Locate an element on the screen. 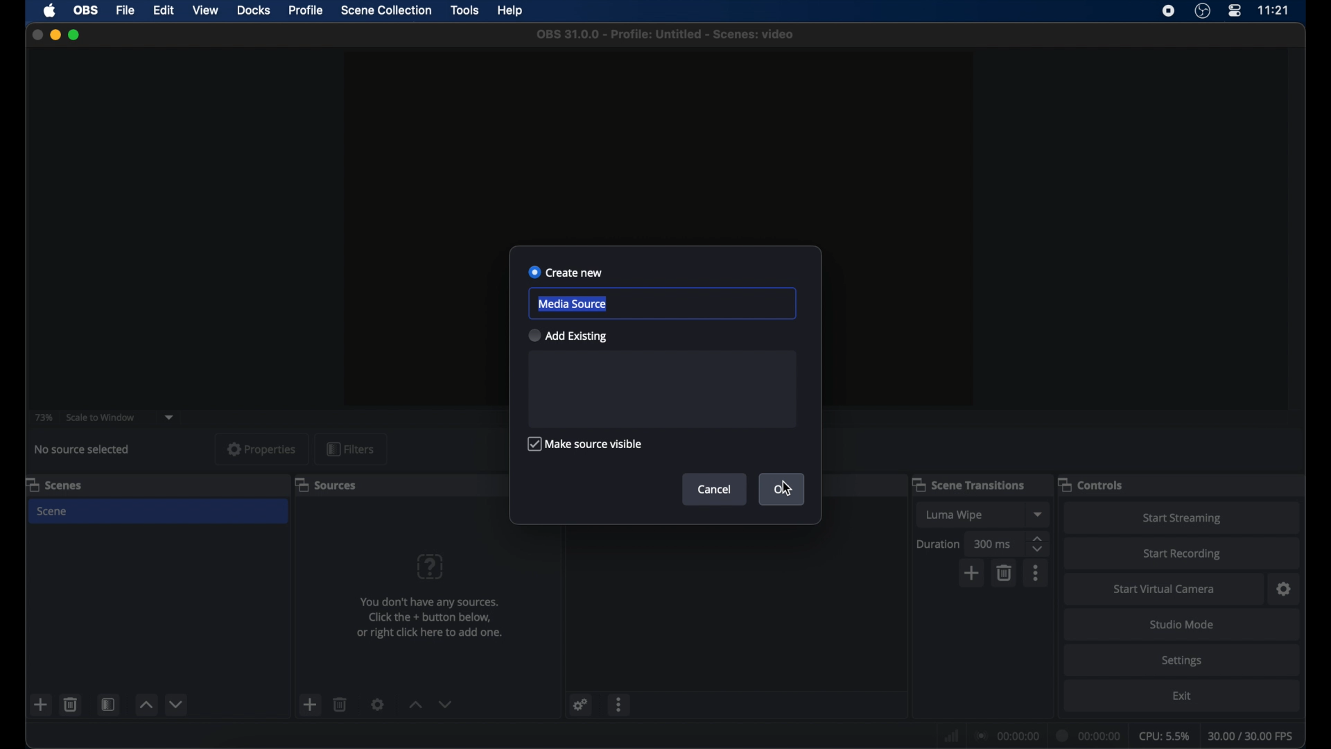  increment is located at coordinates (146, 705).